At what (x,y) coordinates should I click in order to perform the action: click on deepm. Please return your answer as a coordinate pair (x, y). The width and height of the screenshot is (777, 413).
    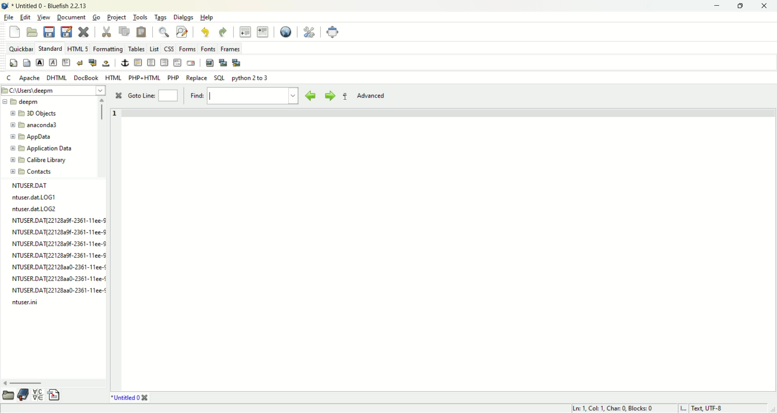
    Looking at the image, I should click on (28, 103).